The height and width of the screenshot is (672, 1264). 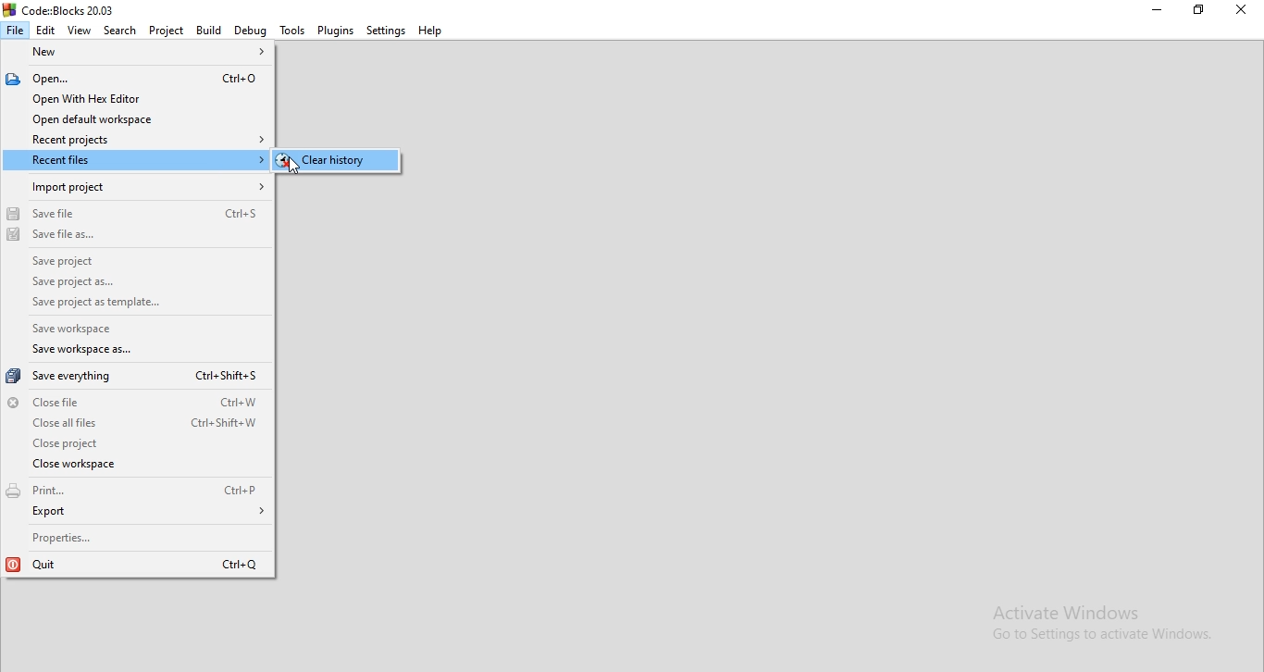 What do you see at coordinates (130, 79) in the screenshot?
I see `Open` at bounding box center [130, 79].